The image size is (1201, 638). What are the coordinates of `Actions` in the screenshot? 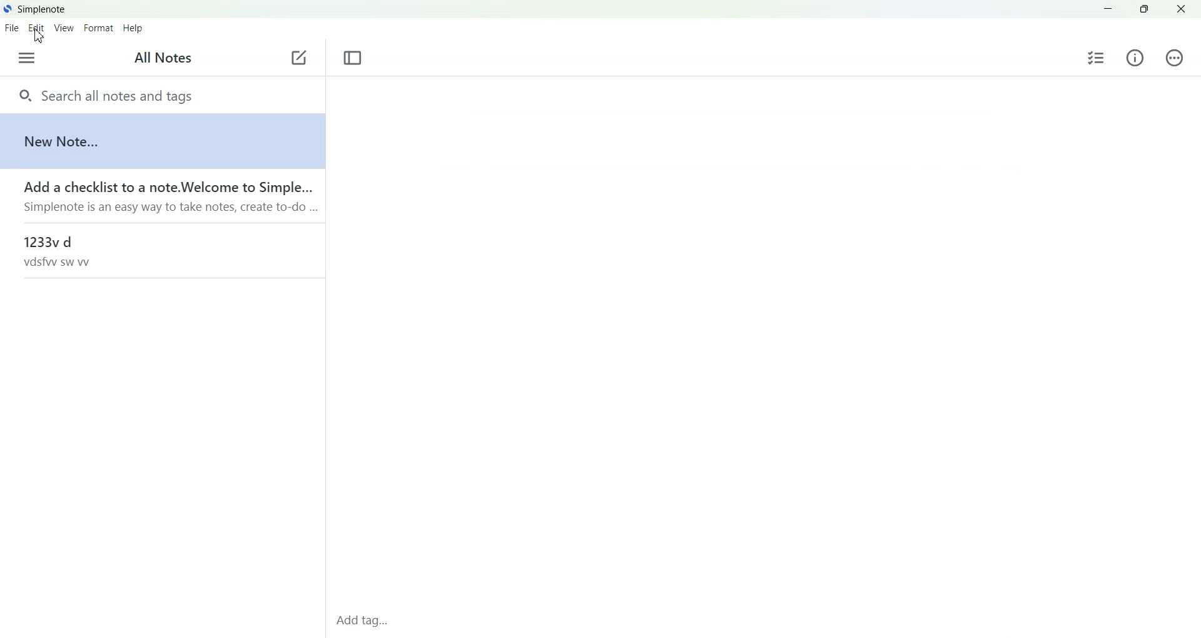 It's located at (1172, 58).